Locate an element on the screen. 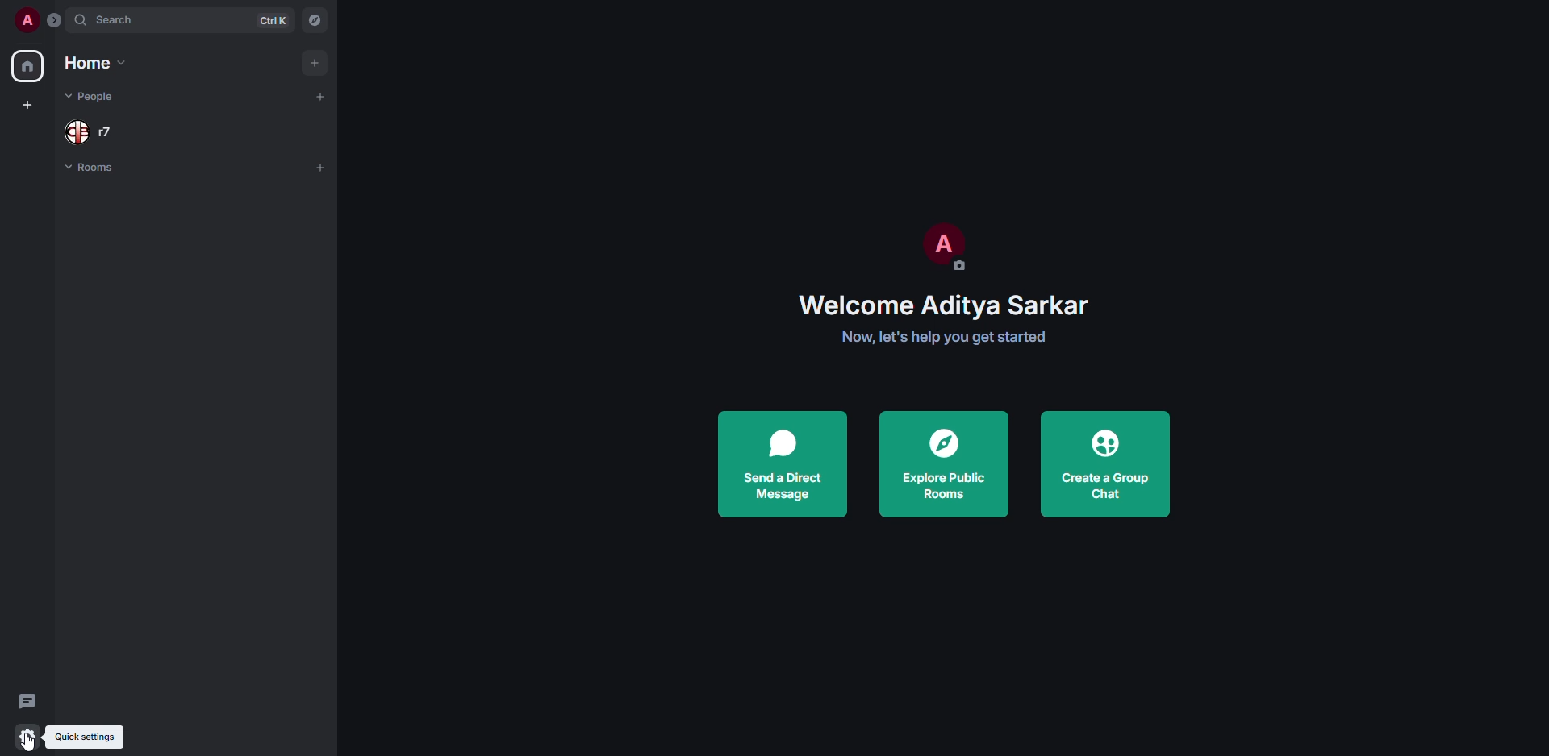  create space is located at coordinates (29, 106).